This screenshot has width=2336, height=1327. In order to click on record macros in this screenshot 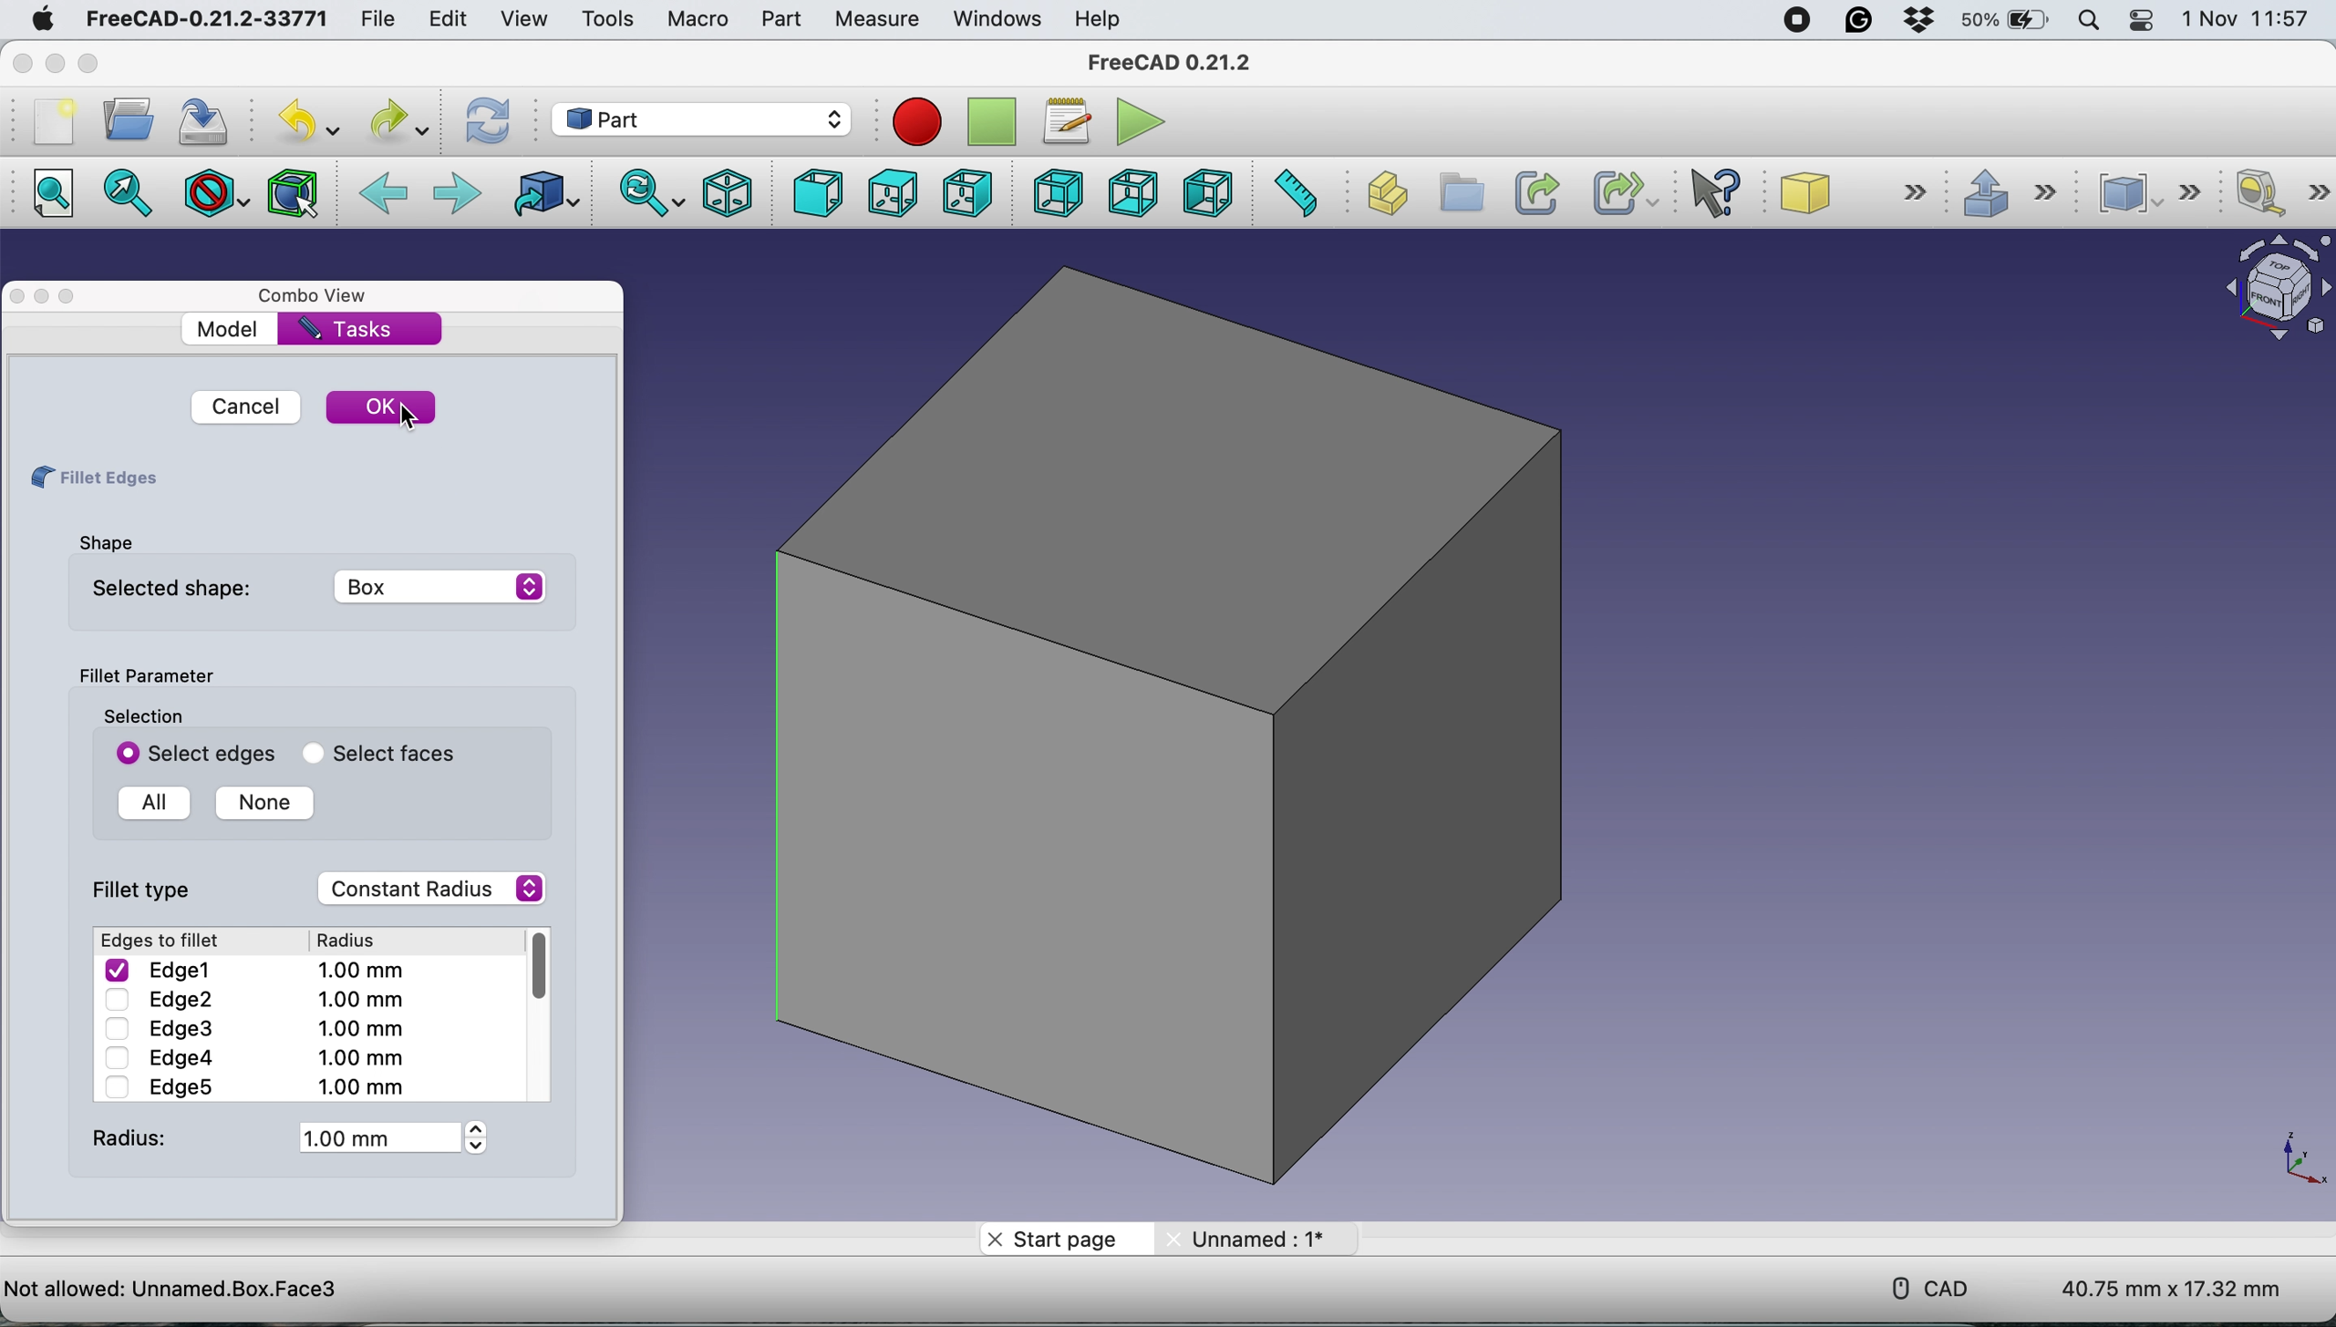, I will do `click(922, 121)`.